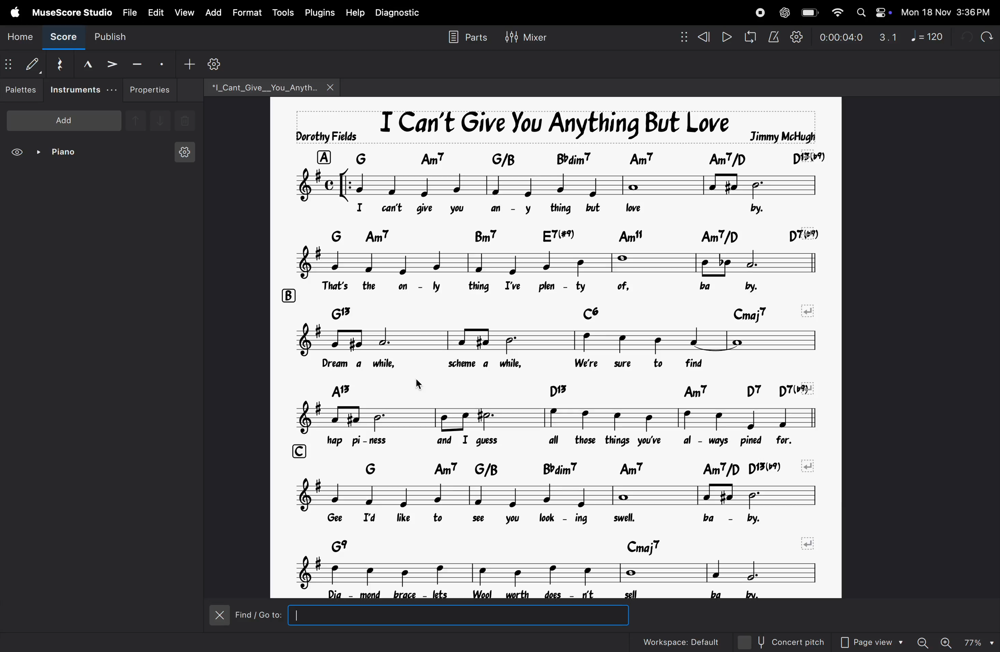 The width and height of the screenshot is (1000, 652). What do you see at coordinates (60, 38) in the screenshot?
I see `score` at bounding box center [60, 38].